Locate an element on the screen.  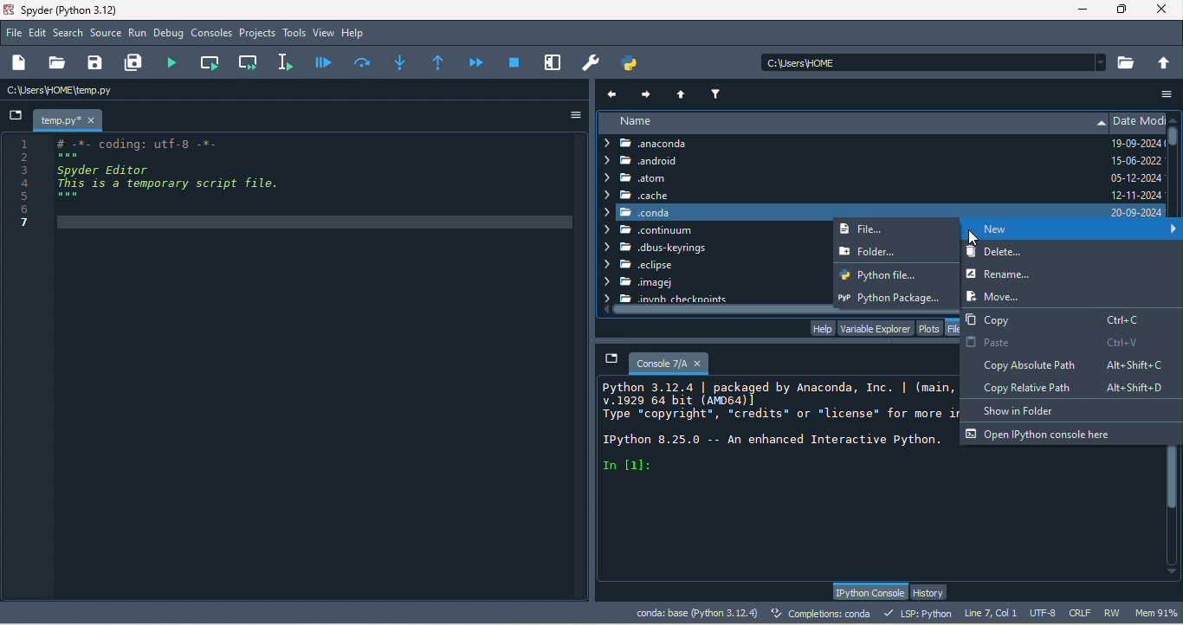
coding is located at coordinates (157, 186).